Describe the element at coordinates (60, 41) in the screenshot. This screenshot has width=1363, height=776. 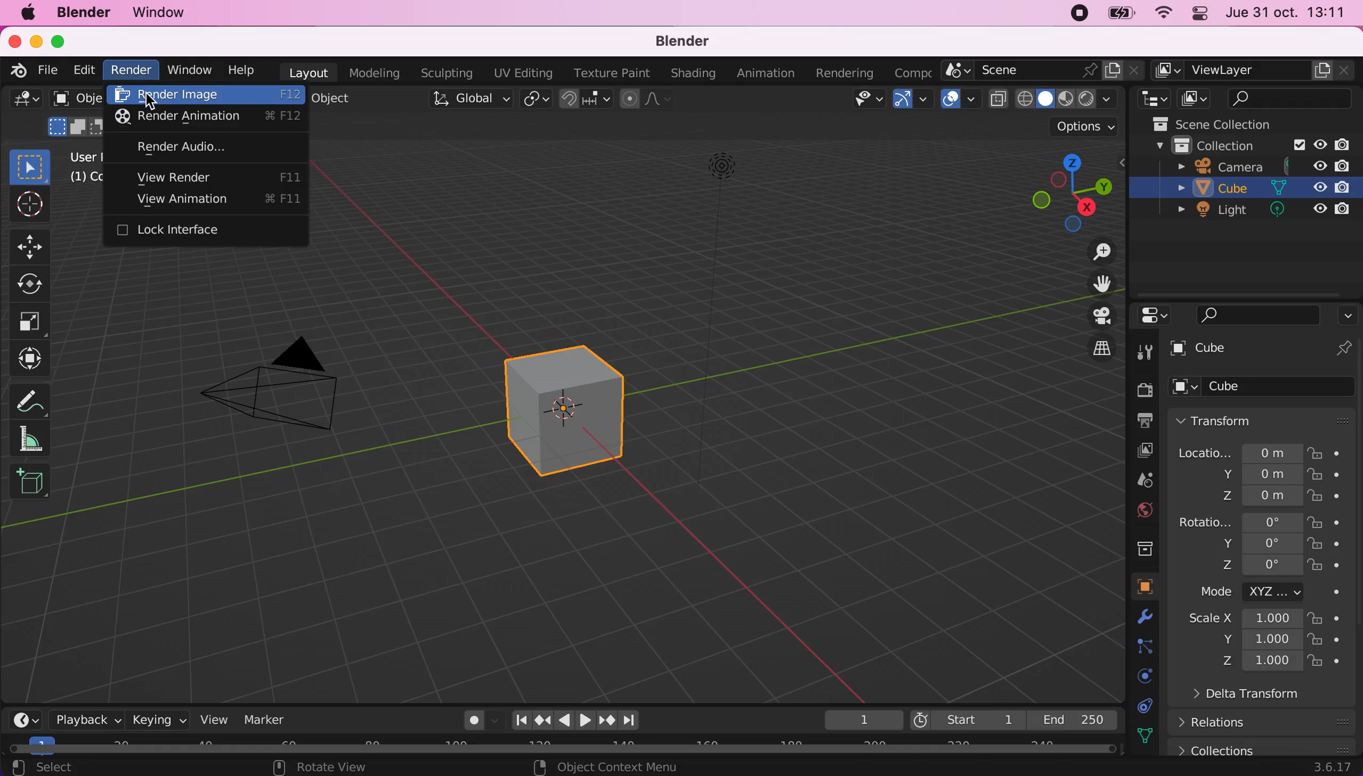
I see `maximize` at that location.